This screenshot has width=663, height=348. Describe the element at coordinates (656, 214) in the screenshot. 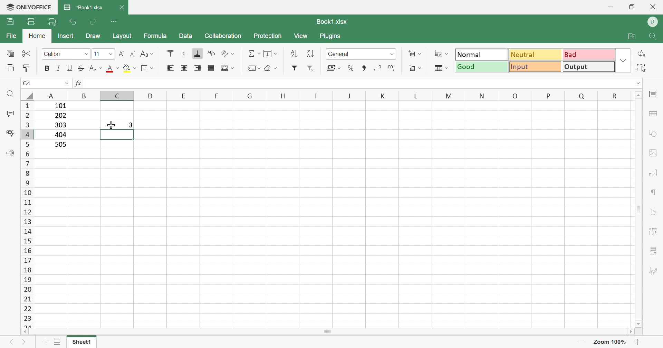

I see `Text Art settings` at that location.